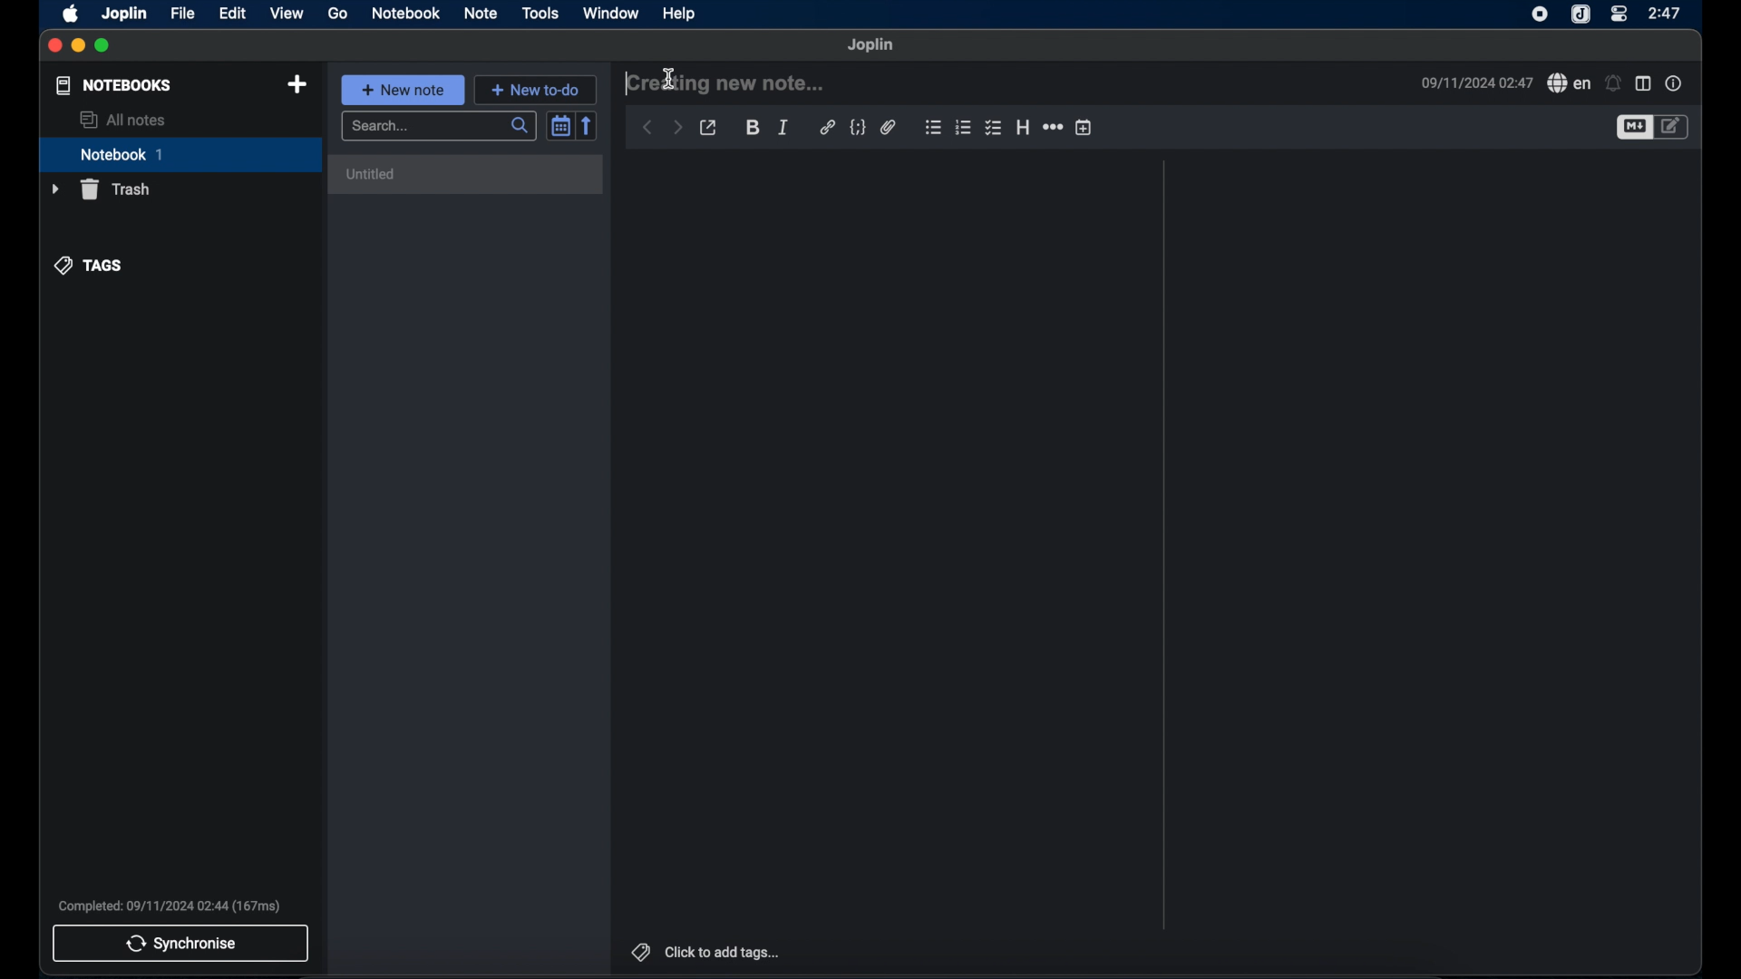 The image size is (1741, 979). I want to click on toggle editor layout, so click(1643, 84).